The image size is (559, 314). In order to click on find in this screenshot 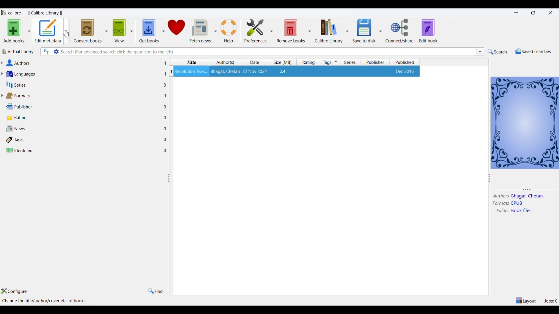, I will do `click(155, 291)`.